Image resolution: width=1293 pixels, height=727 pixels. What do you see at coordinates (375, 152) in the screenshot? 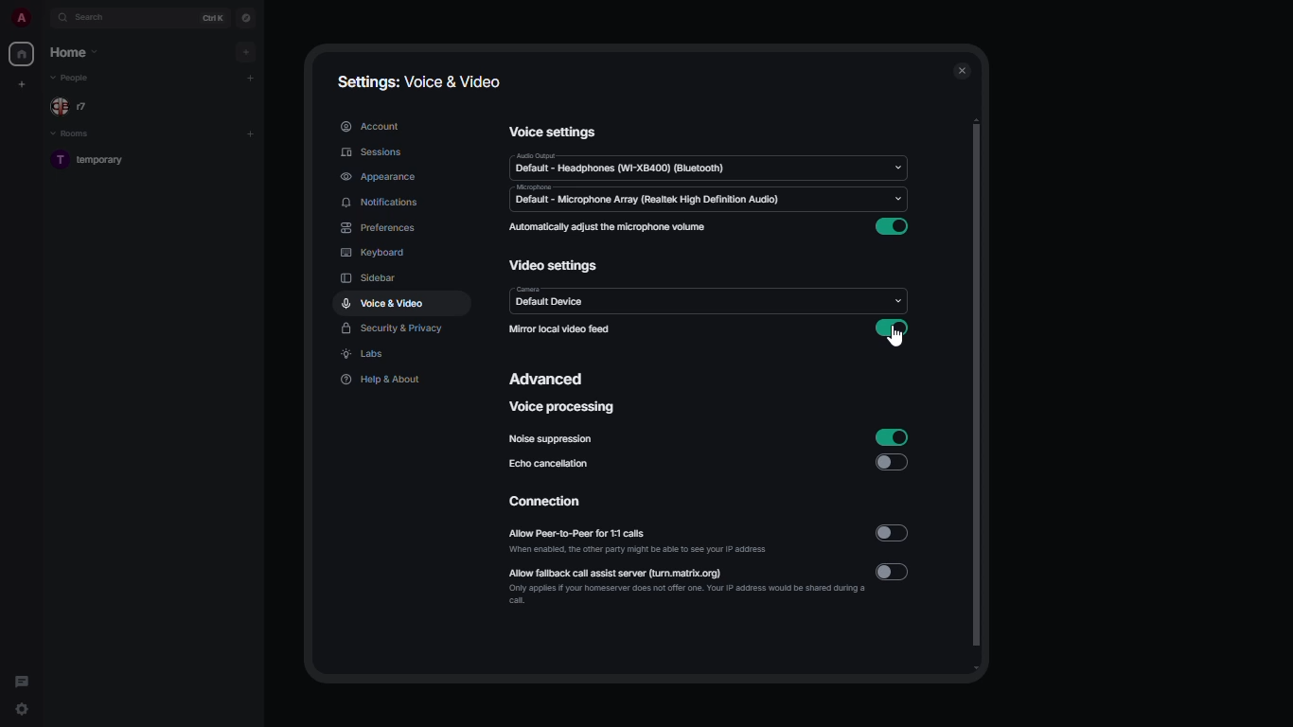
I see `sessions` at bounding box center [375, 152].